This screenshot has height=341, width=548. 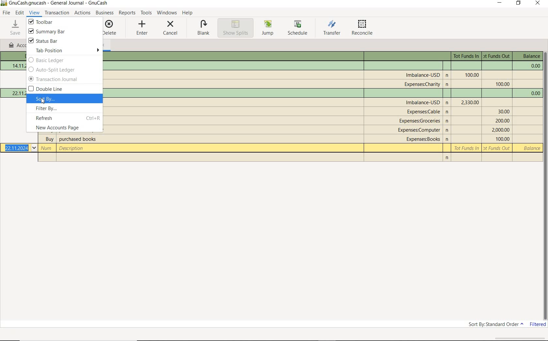 I want to click on account, so click(x=420, y=121).